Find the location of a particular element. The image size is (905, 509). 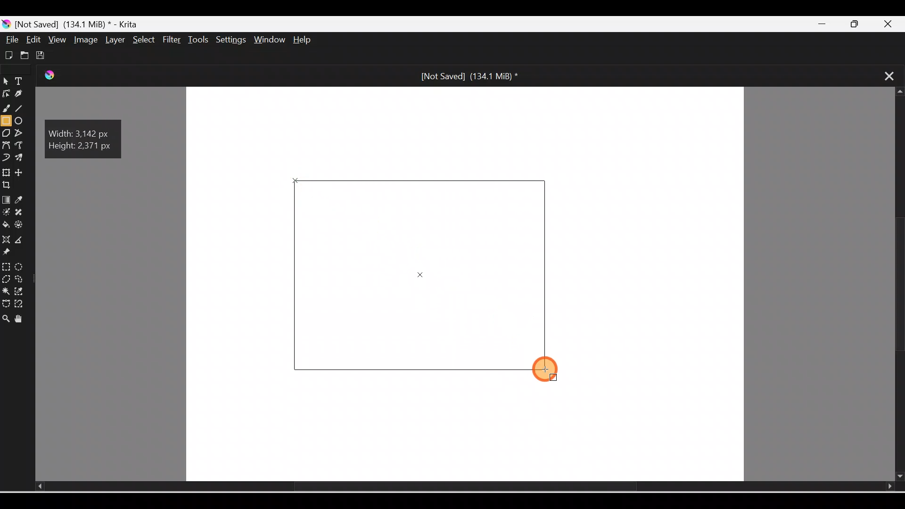

View is located at coordinates (56, 39).